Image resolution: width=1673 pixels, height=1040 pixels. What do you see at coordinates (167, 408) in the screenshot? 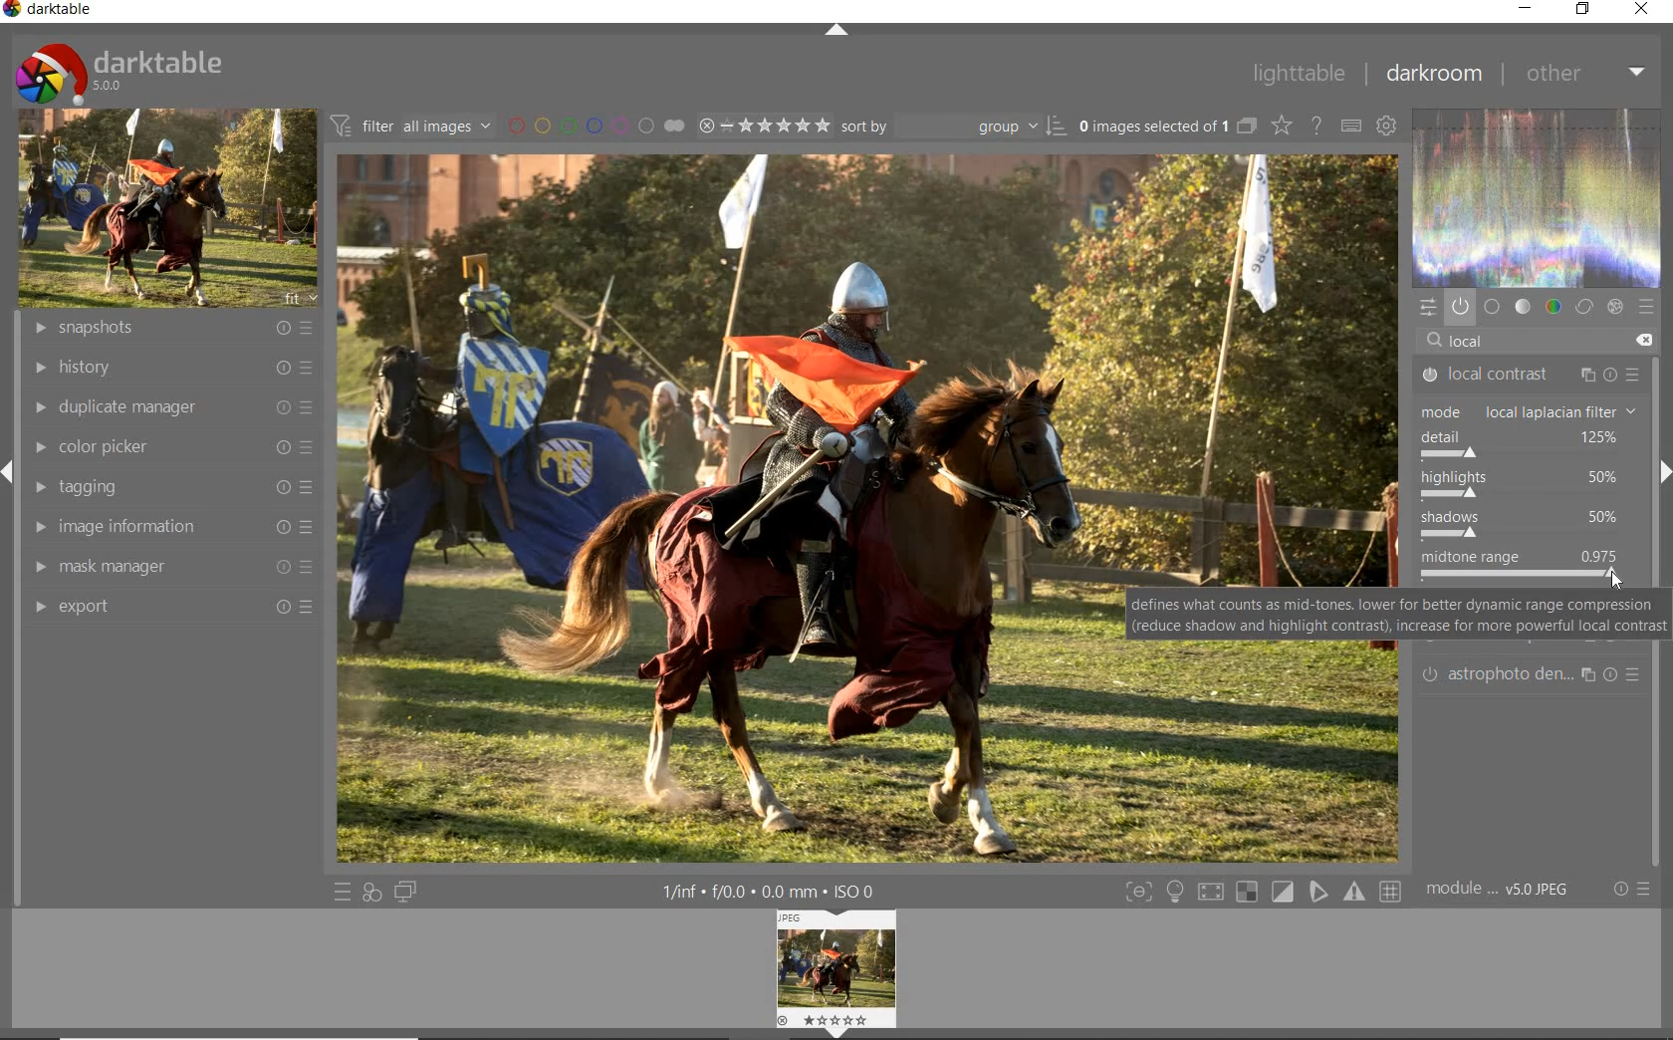
I see `duplicate manager` at bounding box center [167, 408].